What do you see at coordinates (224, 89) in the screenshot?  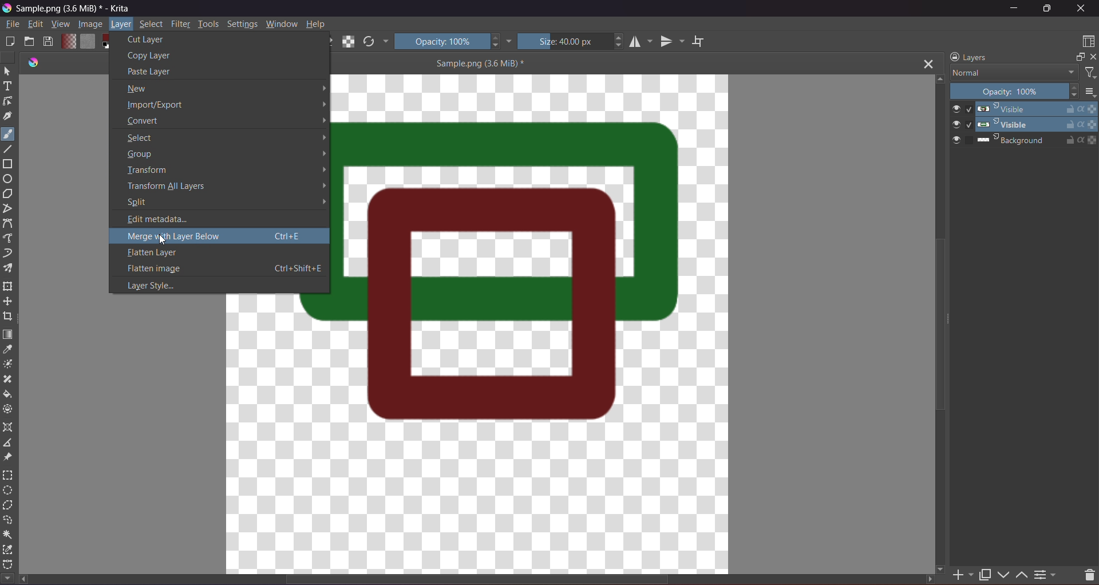 I see `New` at bounding box center [224, 89].